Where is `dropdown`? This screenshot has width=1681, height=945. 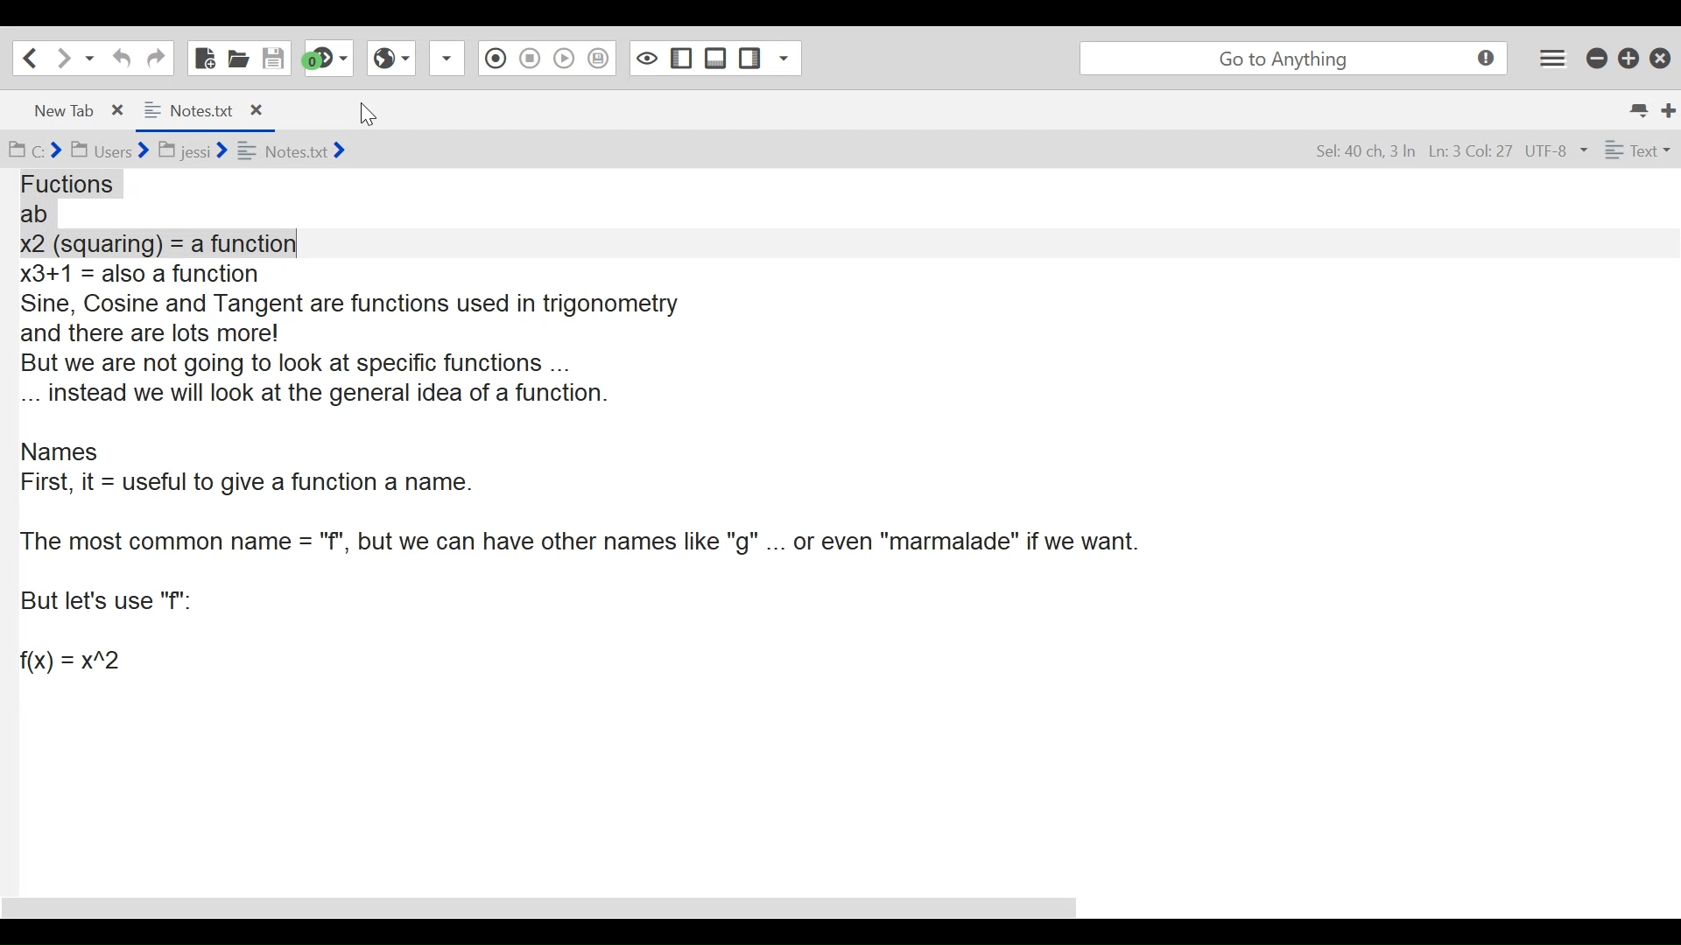 dropdown is located at coordinates (786, 59).